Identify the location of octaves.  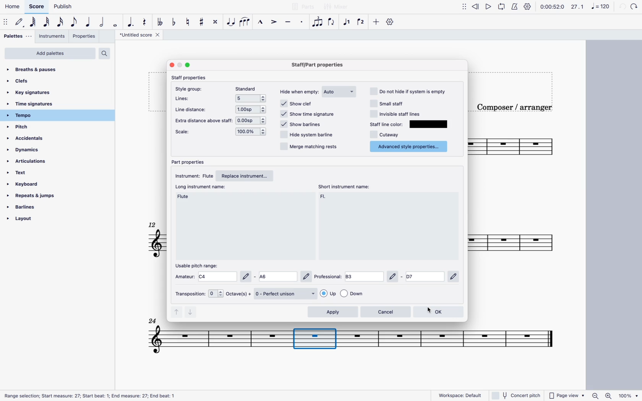
(230, 294).